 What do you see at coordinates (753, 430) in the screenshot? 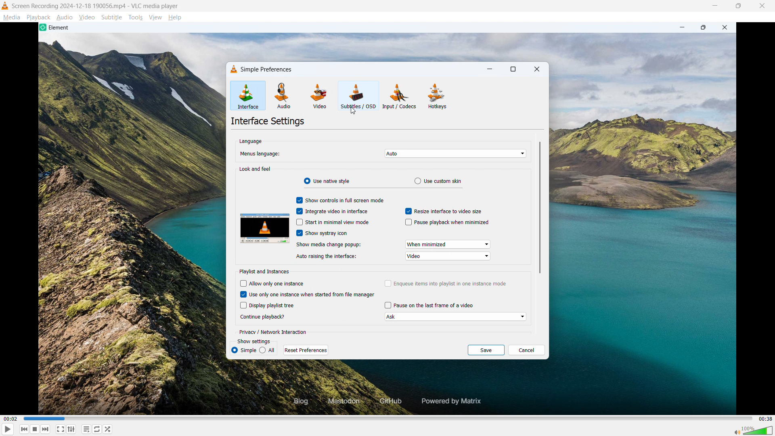
I see `sound bar` at bounding box center [753, 430].